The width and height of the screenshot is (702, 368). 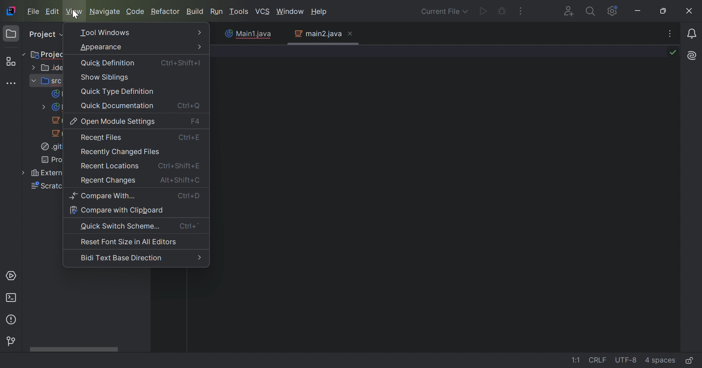 What do you see at coordinates (179, 165) in the screenshot?
I see `Ctrl+Shift+E` at bounding box center [179, 165].